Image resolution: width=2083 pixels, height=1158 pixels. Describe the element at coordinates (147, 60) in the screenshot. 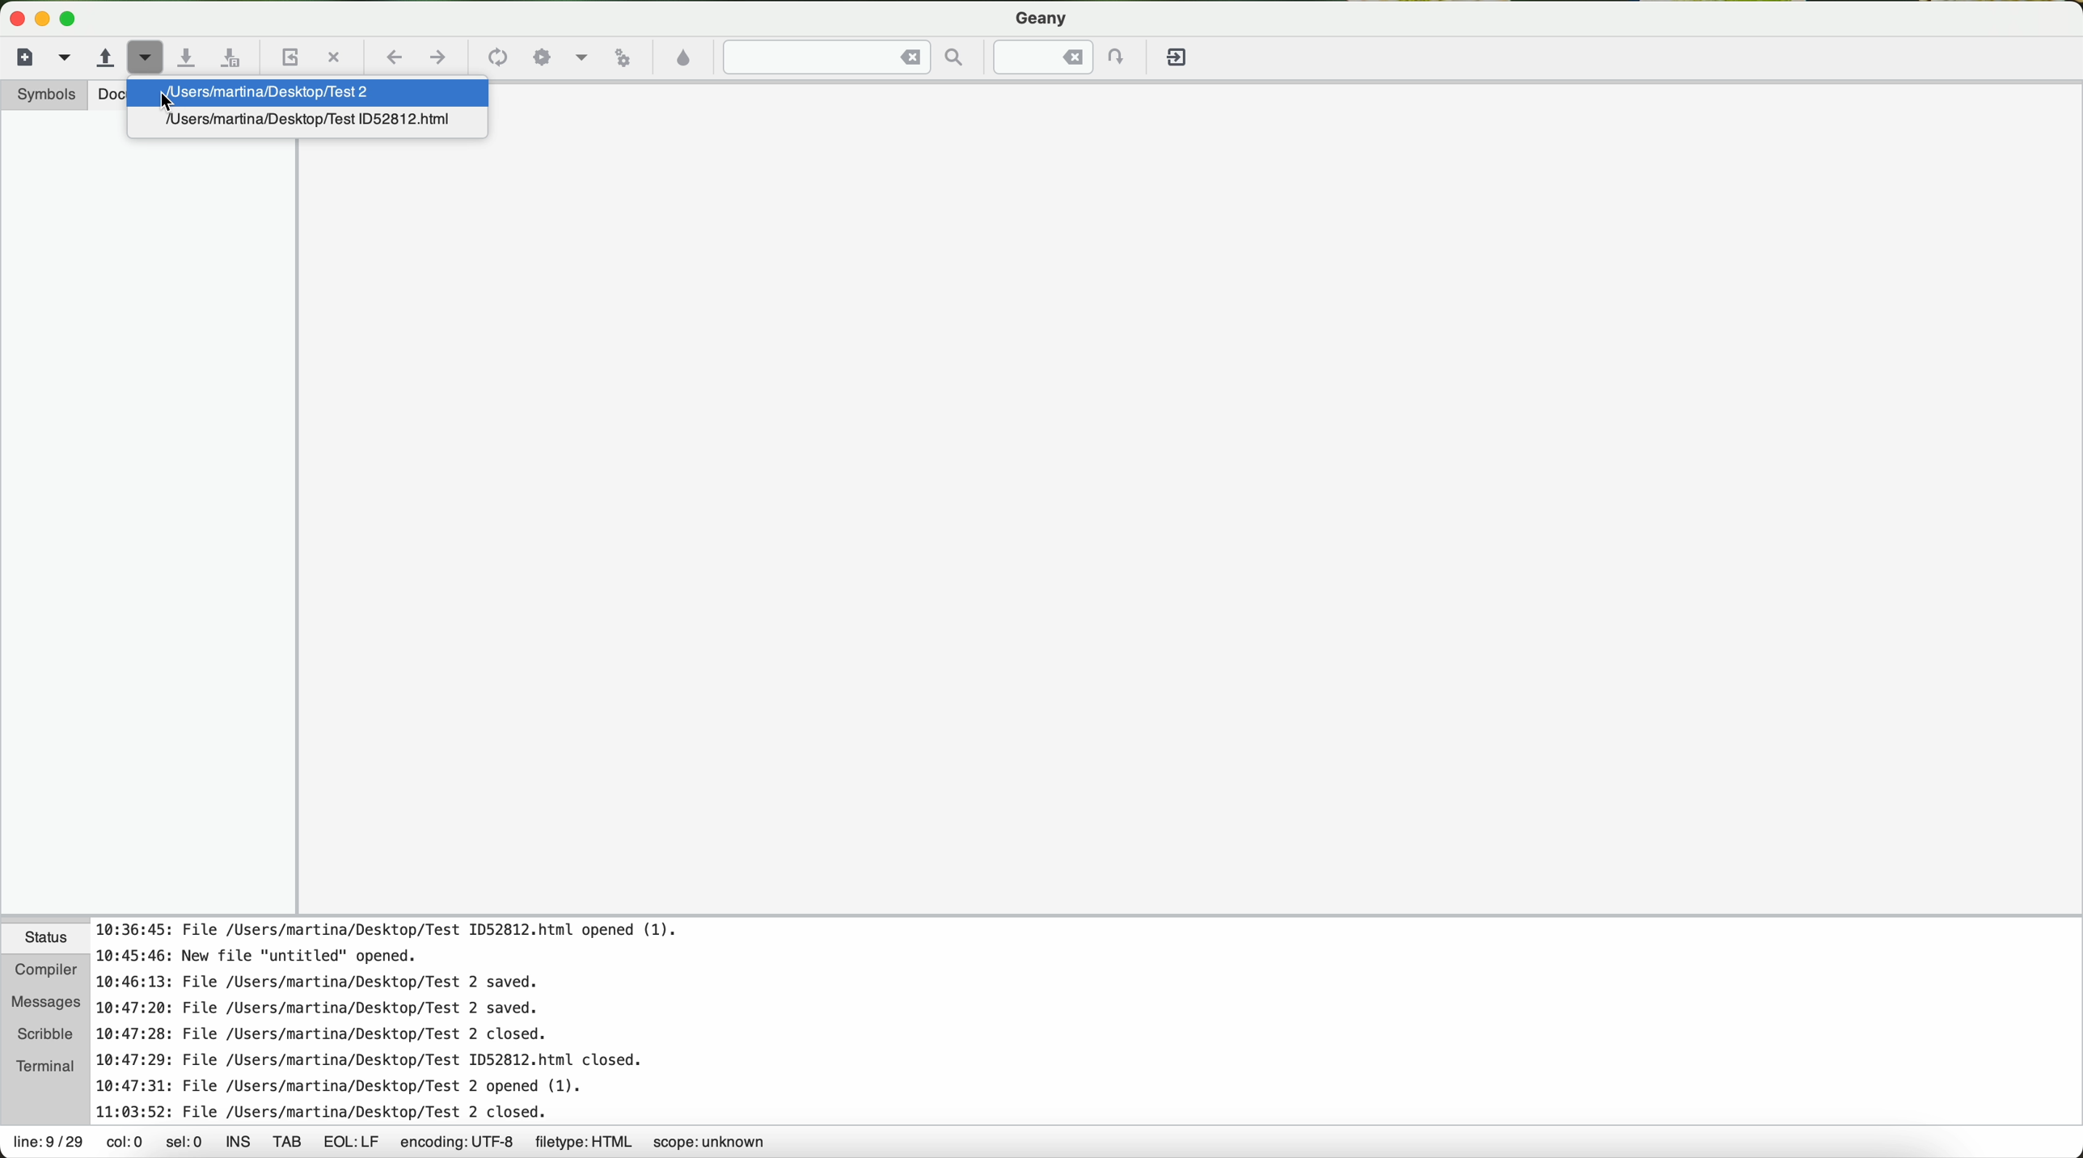

I see `open a recent file` at that location.